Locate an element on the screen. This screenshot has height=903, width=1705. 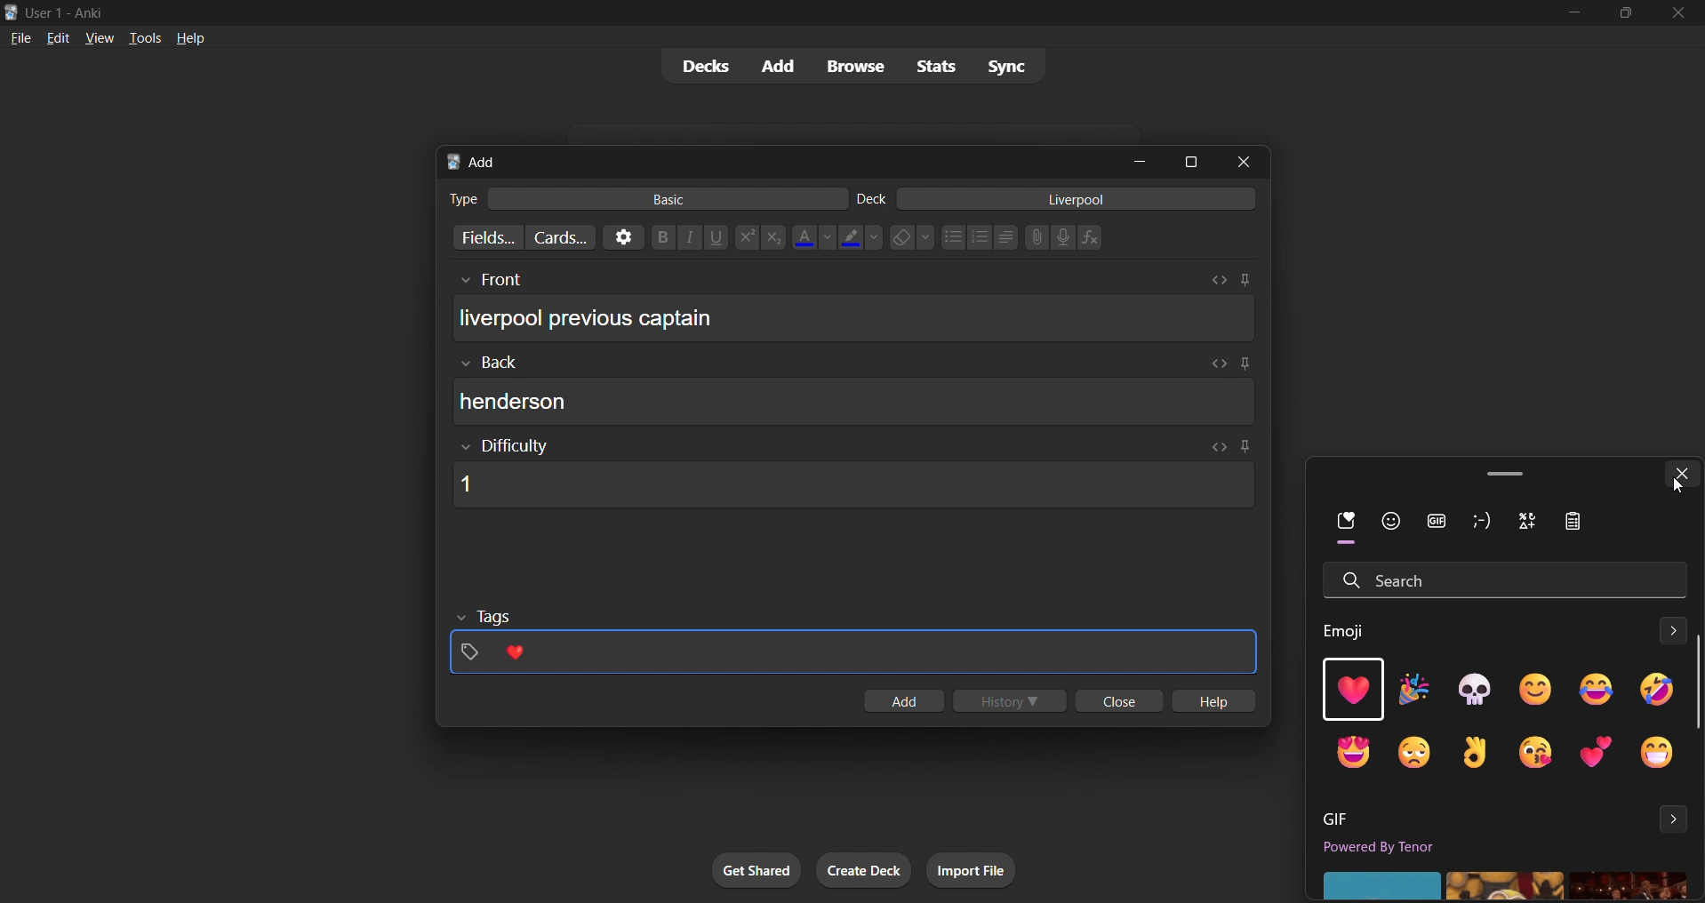
maximize/restore is located at coordinates (1626, 13).